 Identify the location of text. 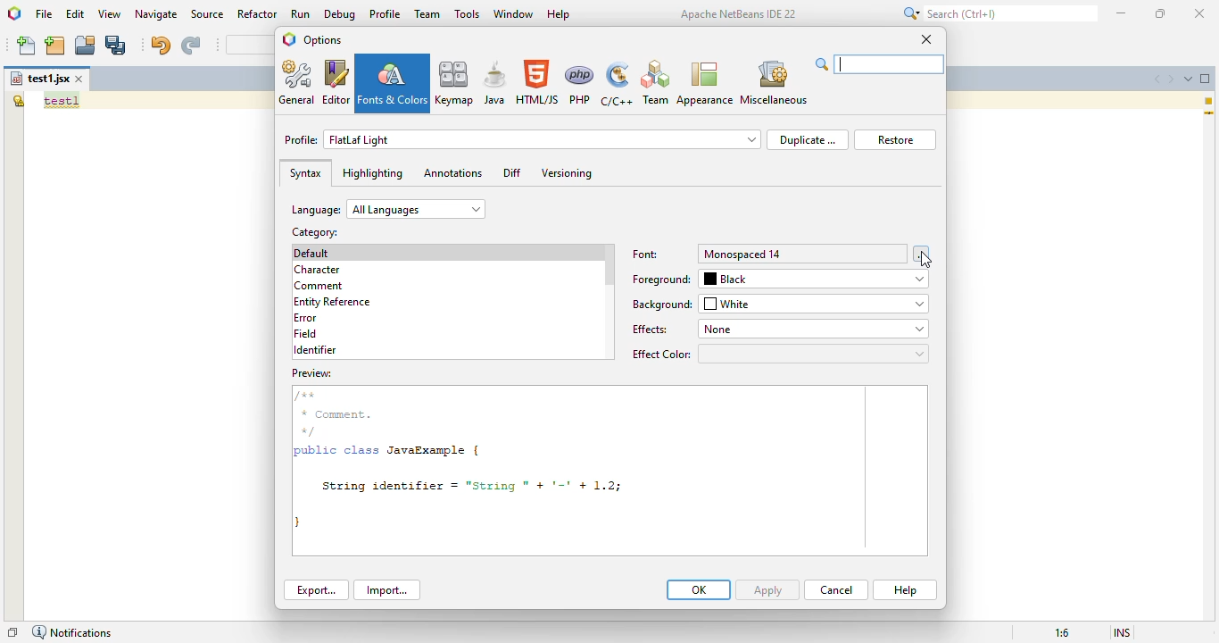
(62, 101).